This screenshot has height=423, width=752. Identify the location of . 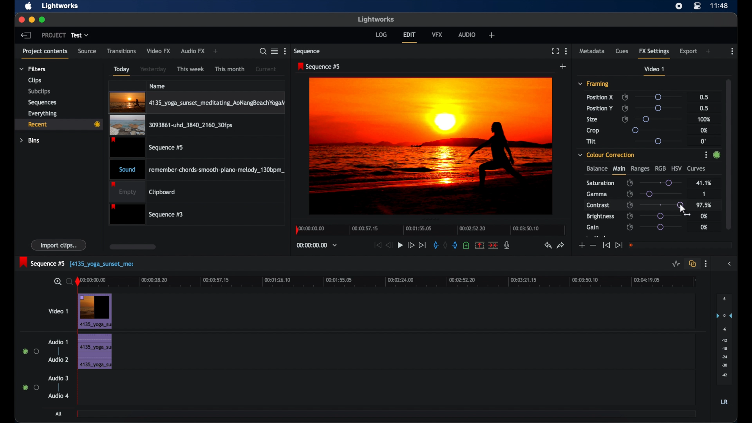
(620, 170).